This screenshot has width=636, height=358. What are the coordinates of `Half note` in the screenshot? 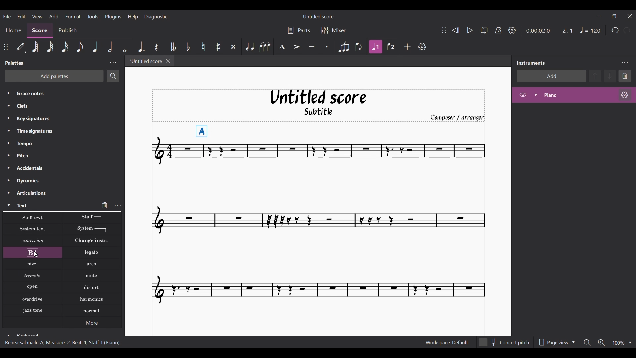 It's located at (110, 47).